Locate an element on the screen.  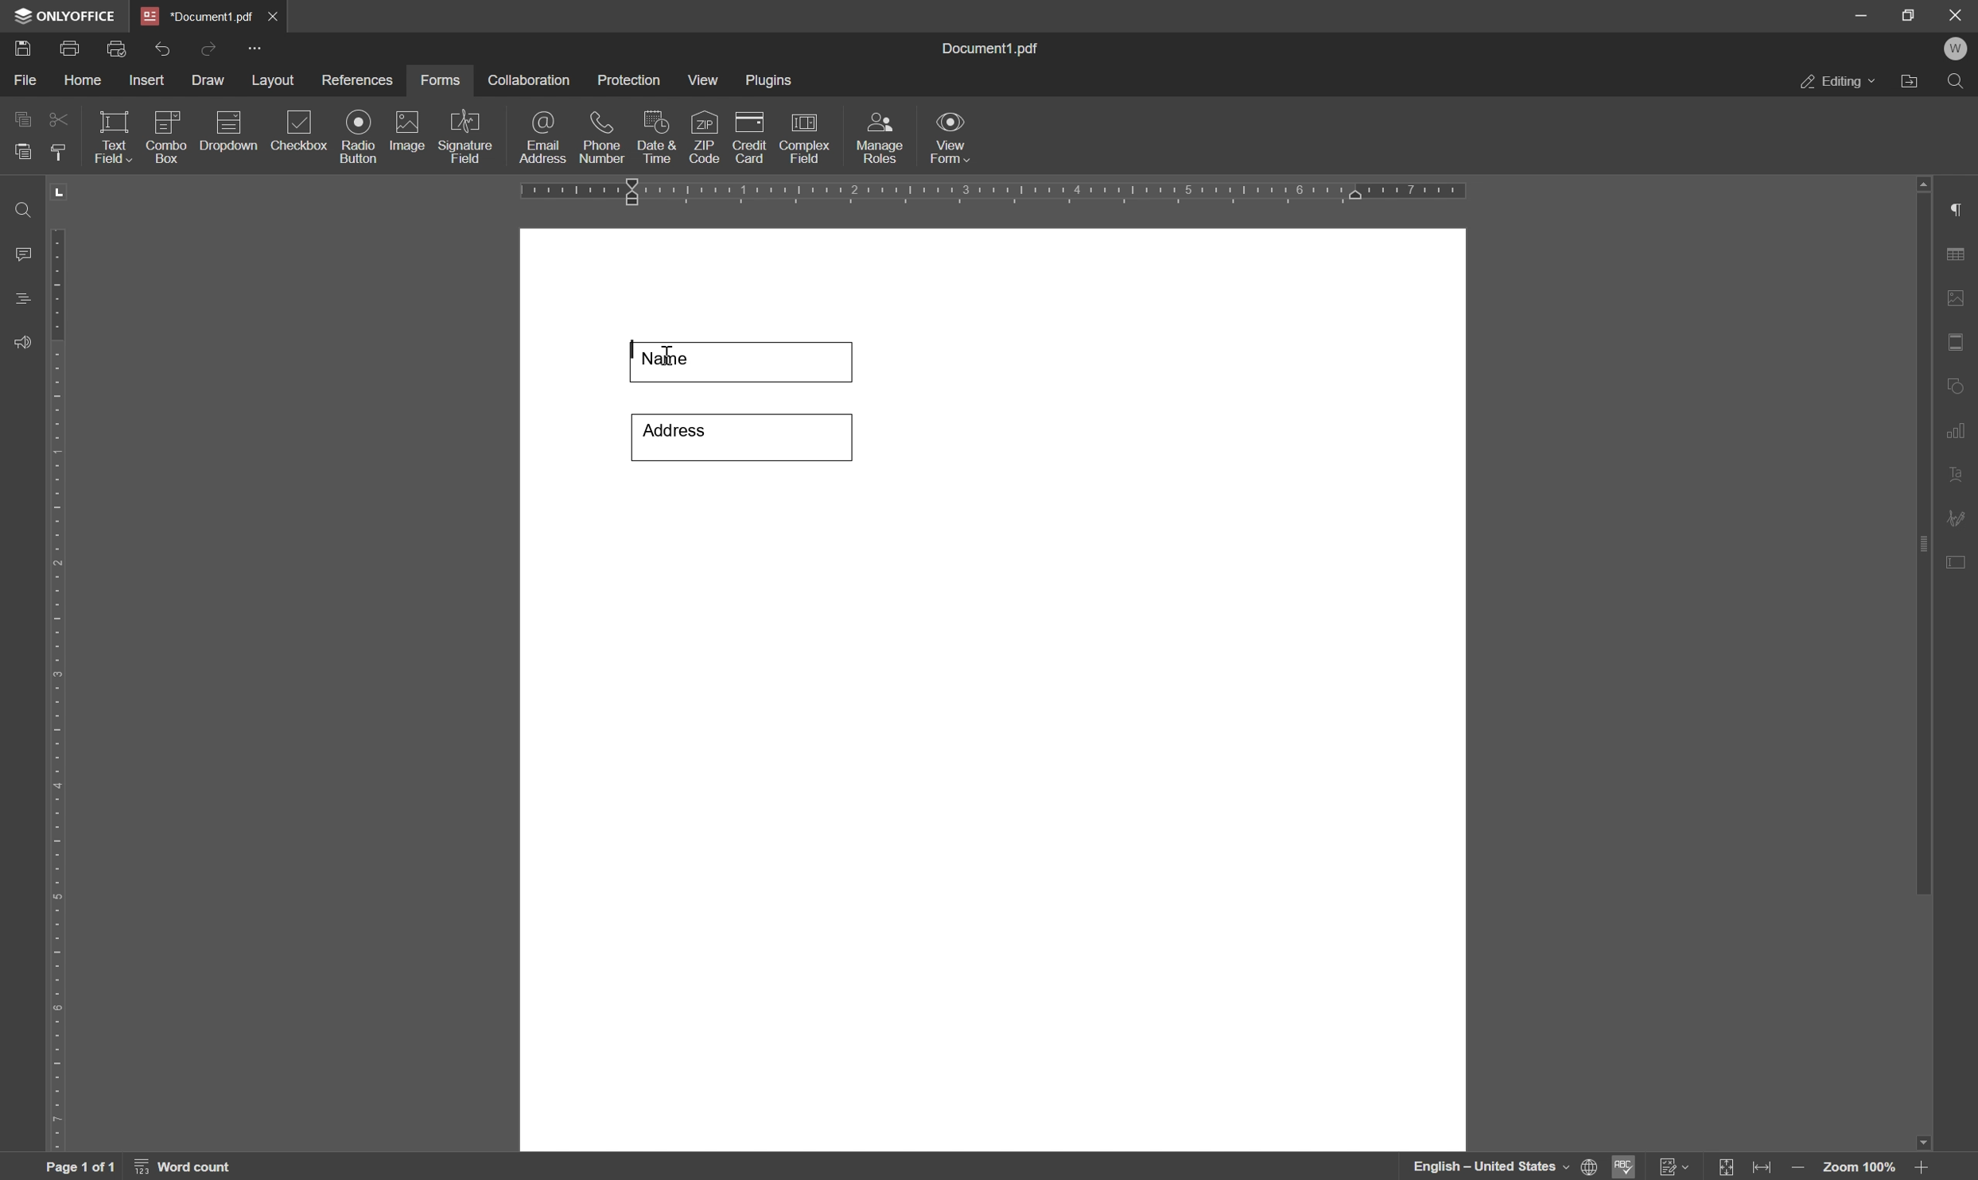
image settings is located at coordinates (1962, 301).